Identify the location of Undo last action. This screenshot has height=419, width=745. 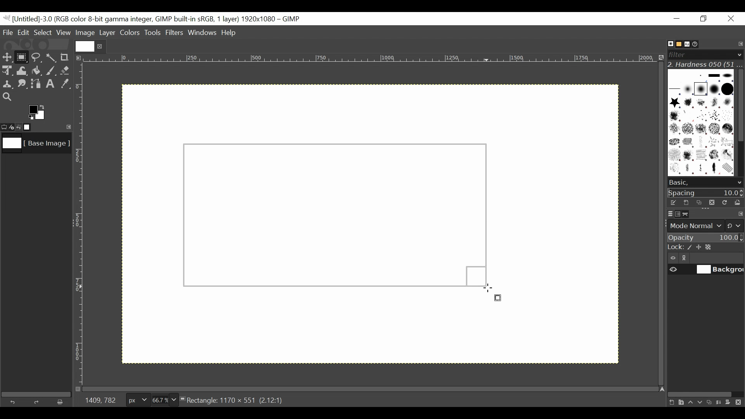
(19, 127).